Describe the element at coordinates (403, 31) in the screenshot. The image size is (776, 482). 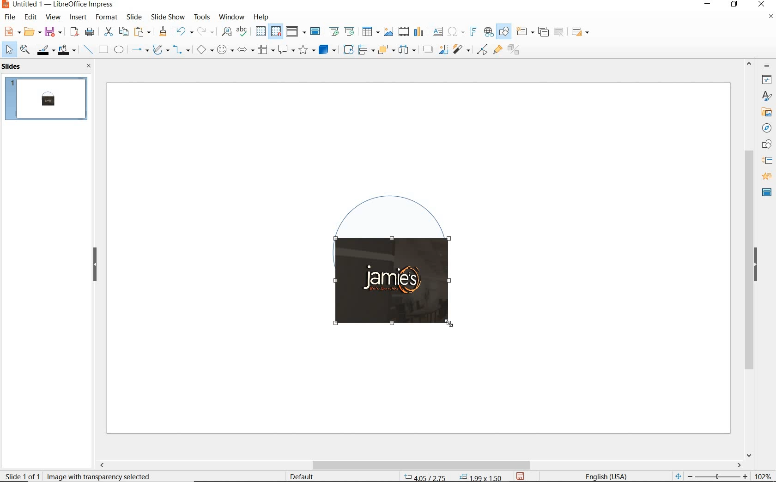
I see `insert video` at that location.